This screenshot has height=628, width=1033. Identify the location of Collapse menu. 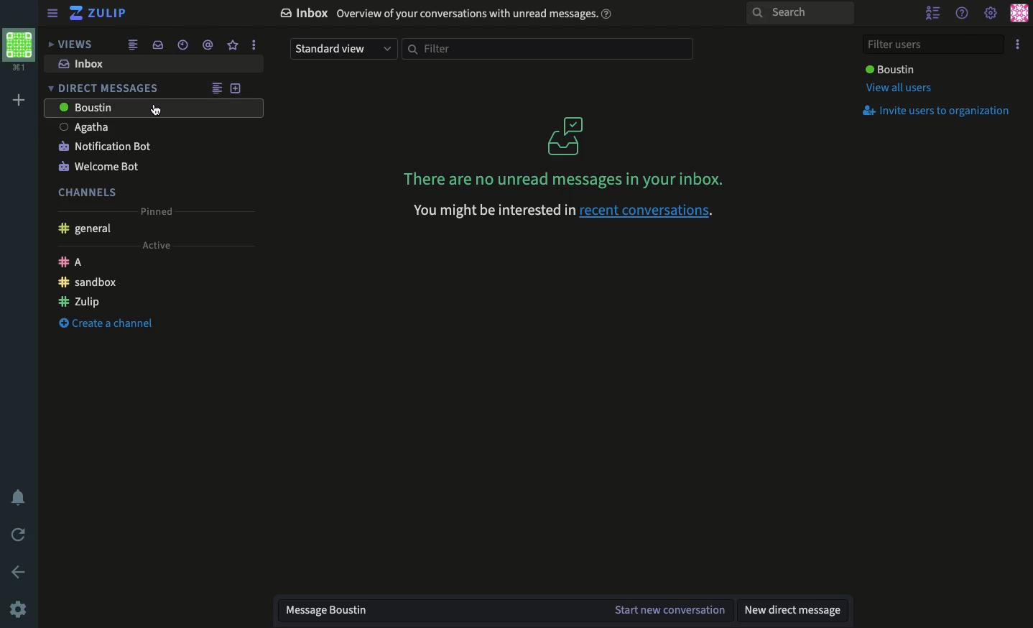
(54, 14).